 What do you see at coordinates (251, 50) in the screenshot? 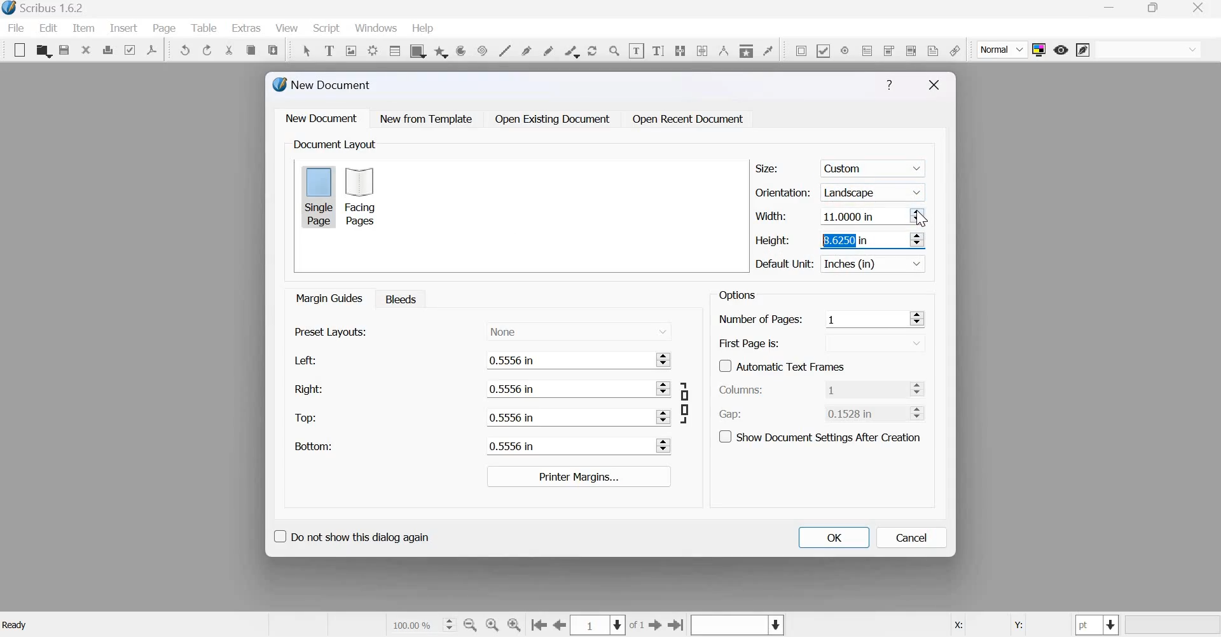
I see `copy` at bounding box center [251, 50].